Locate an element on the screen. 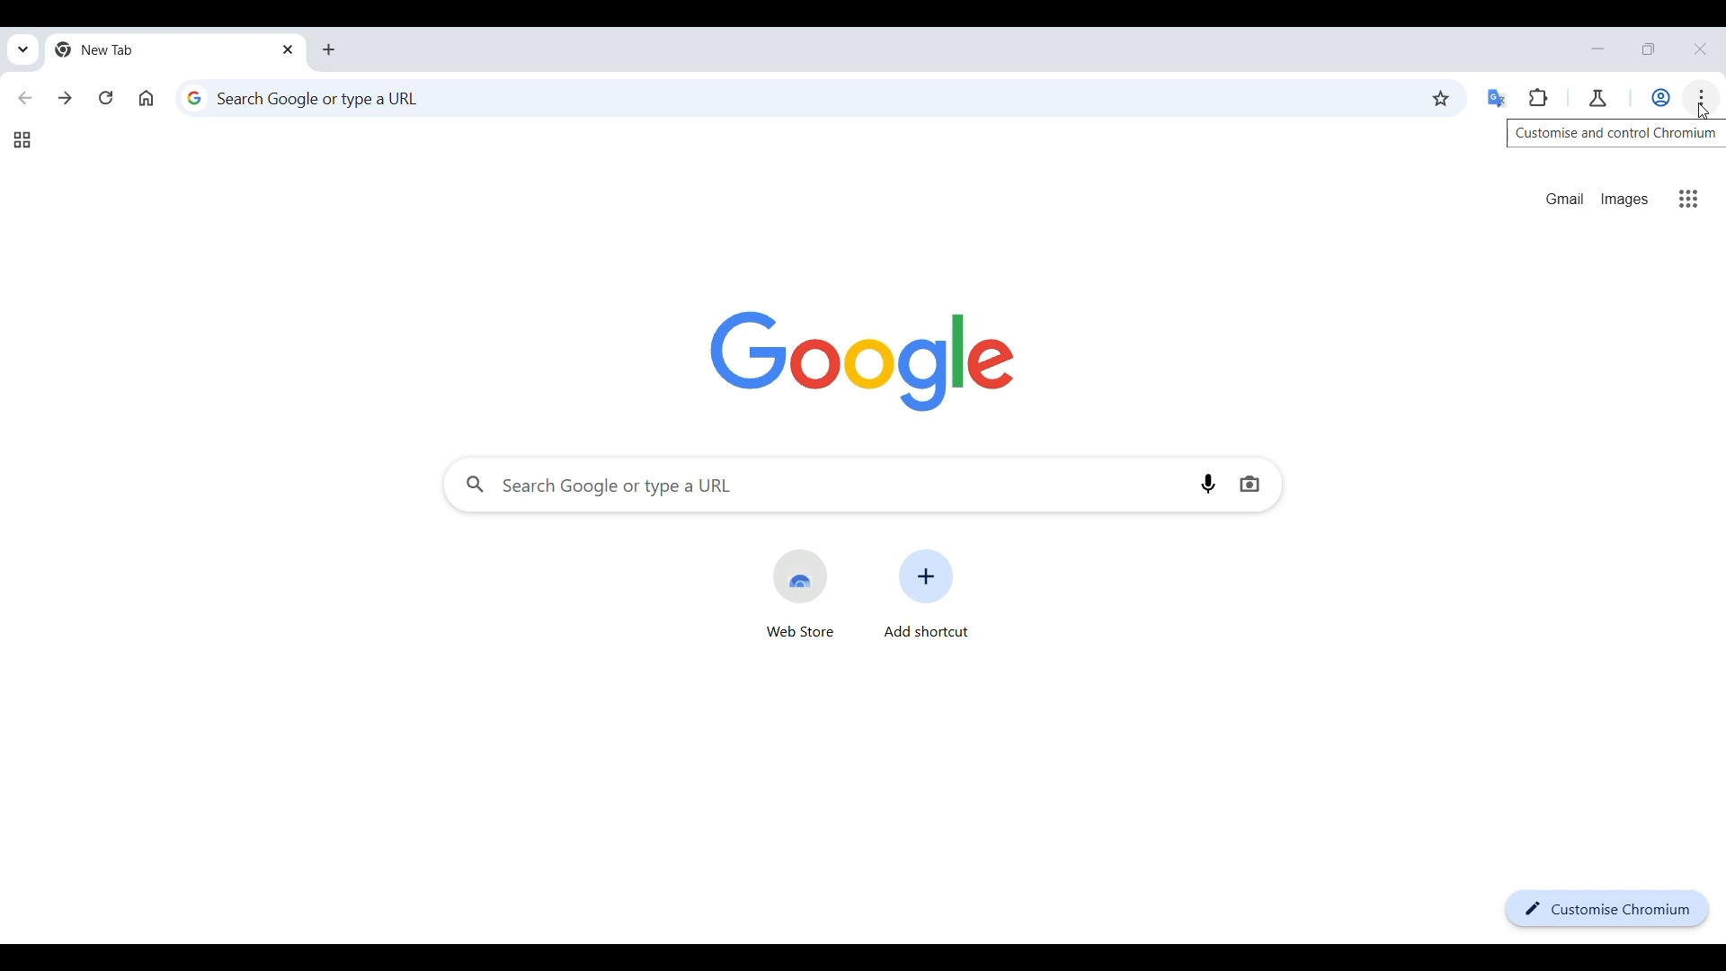 The width and height of the screenshot is (1726, 971). Add new tab is located at coordinates (328, 49).